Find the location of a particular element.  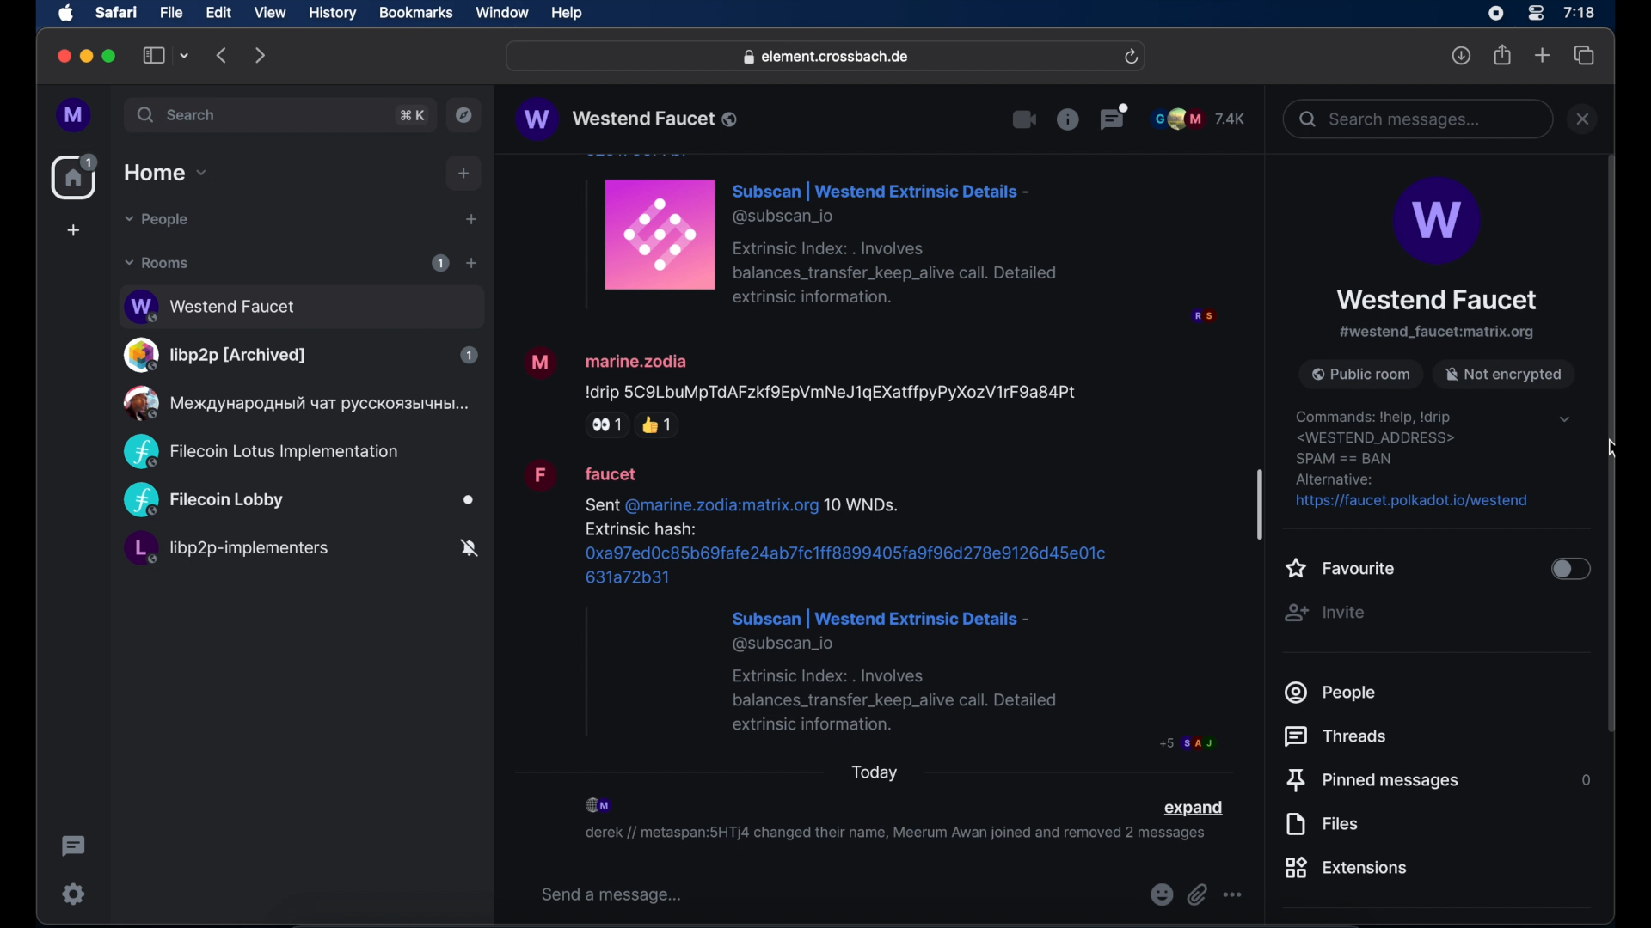

public room is located at coordinates (261, 452).